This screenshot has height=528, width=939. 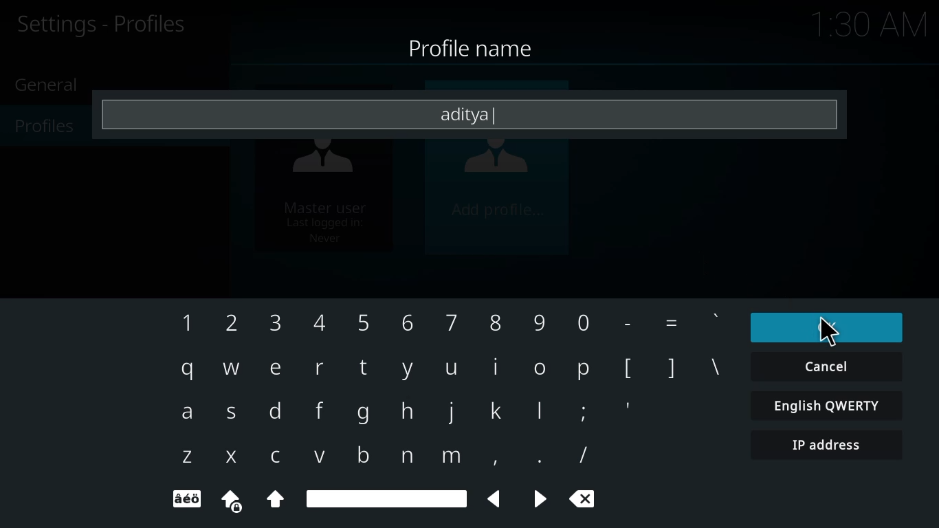 What do you see at coordinates (831, 445) in the screenshot?
I see `ip address` at bounding box center [831, 445].